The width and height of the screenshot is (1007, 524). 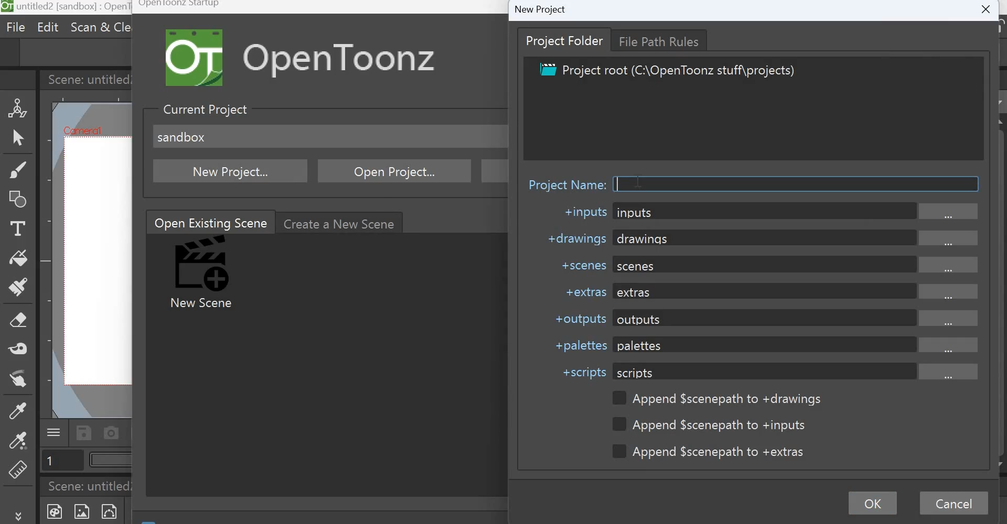 I want to click on File Path Rules, so click(x=665, y=40).